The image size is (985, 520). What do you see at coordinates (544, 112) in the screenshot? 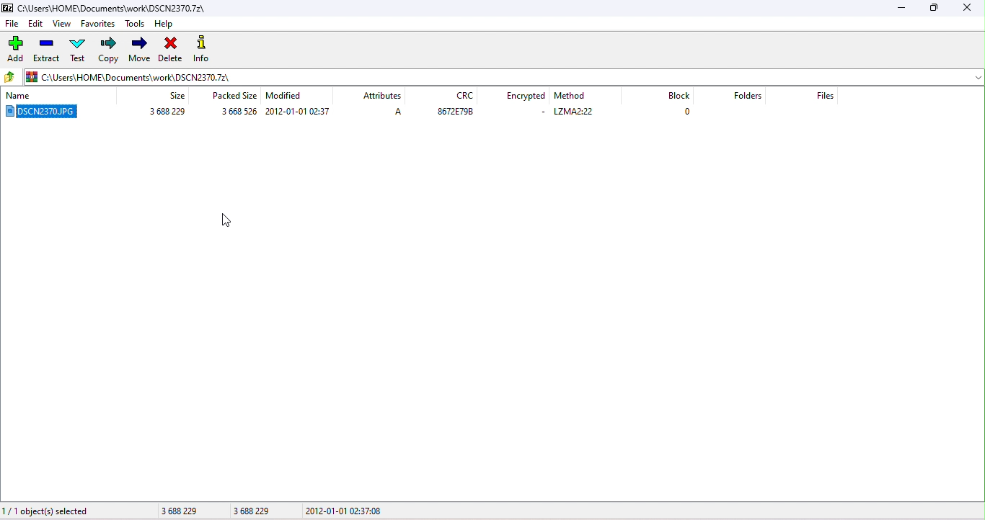
I see `-` at bounding box center [544, 112].